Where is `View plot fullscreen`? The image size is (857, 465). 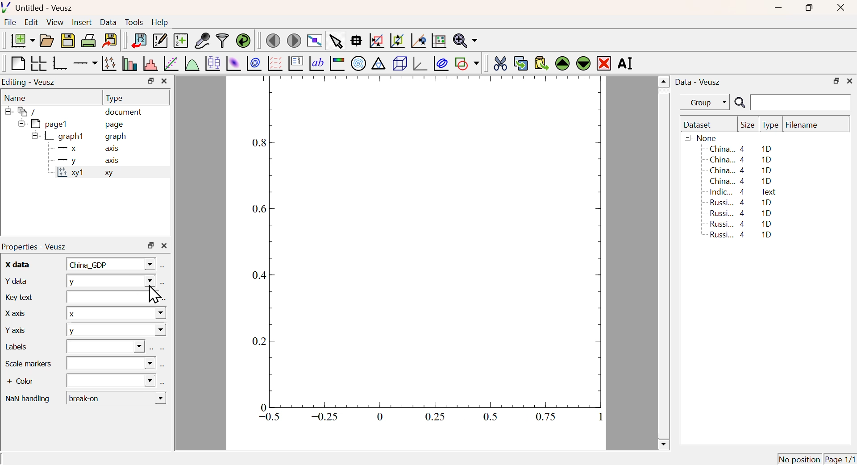 View plot fullscreen is located at coordinates (313, 42).